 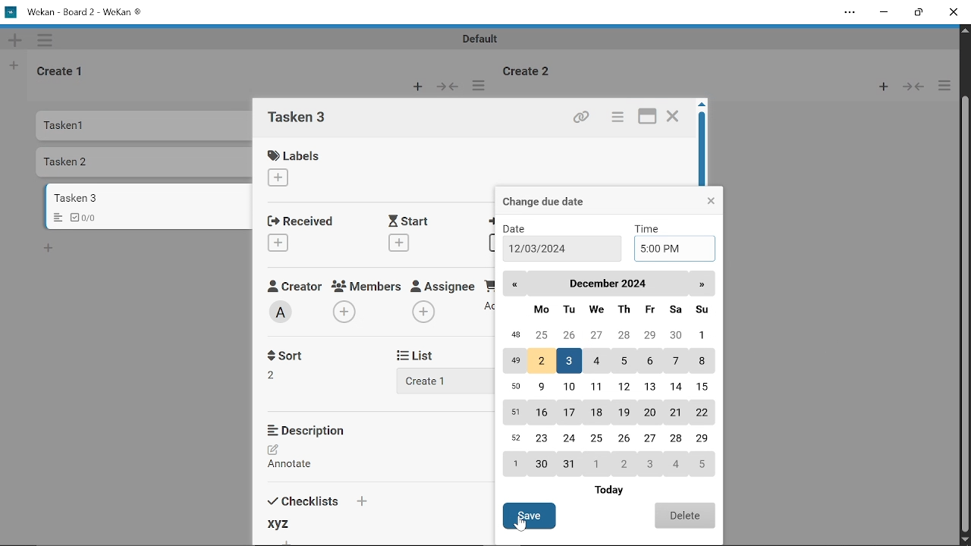 What do you see at coordinates (954, 13) in the screenshot?
I see `Close` at bounding box center [954, 13].